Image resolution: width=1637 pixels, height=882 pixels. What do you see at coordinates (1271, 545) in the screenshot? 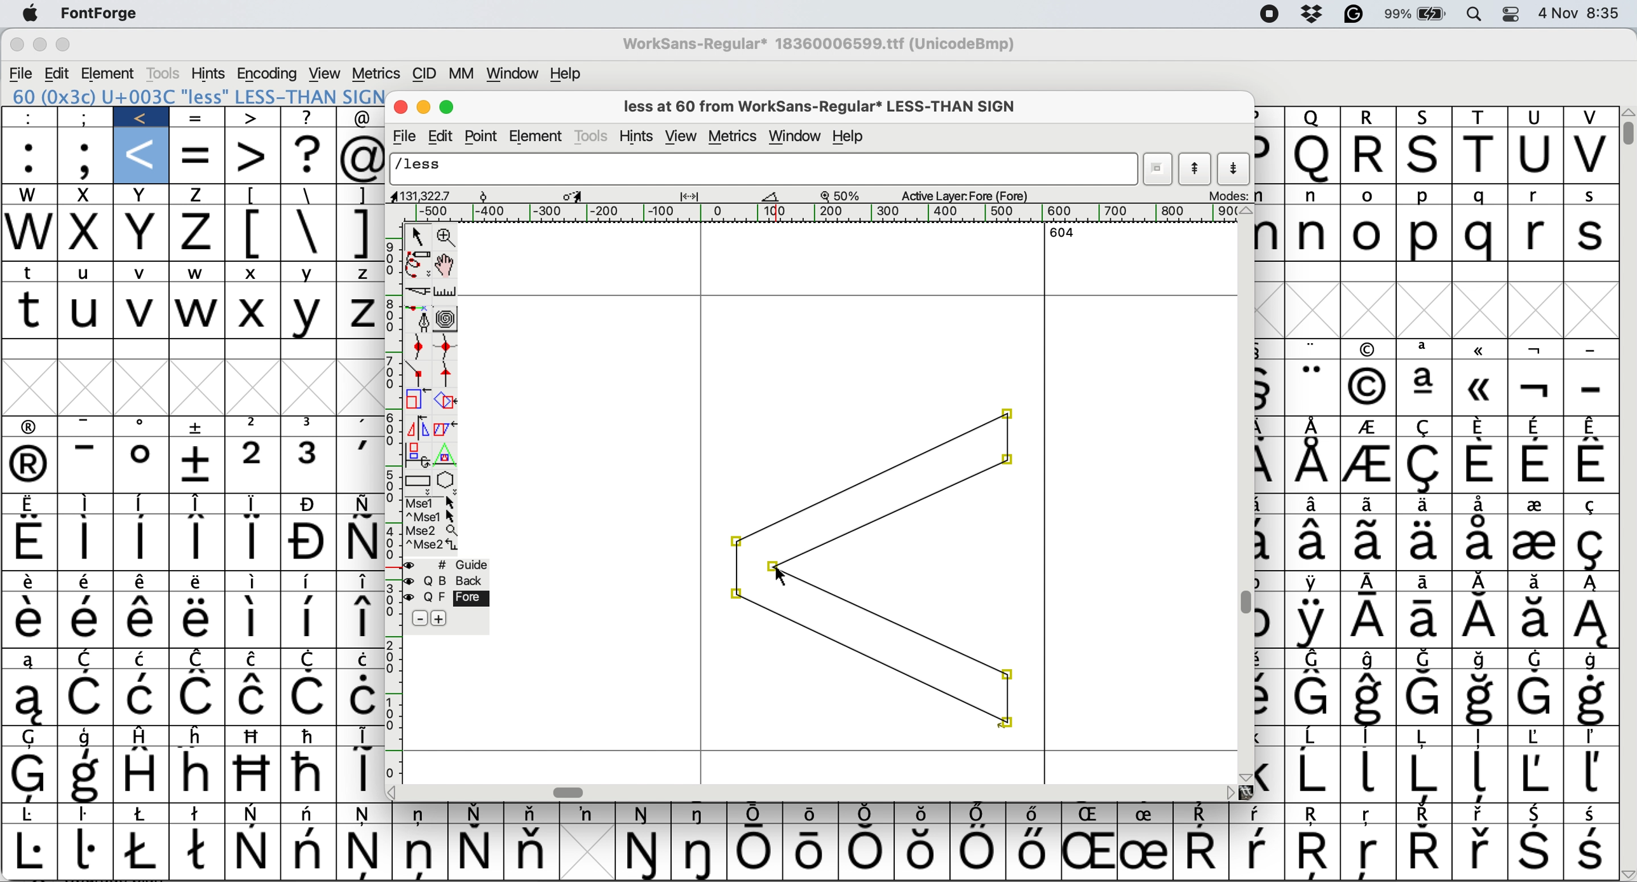
I see `Symbol` at bounding box center [1271, 545].